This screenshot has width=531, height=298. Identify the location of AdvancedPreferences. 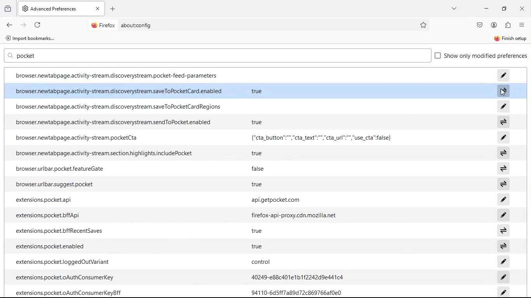
(62, 9).